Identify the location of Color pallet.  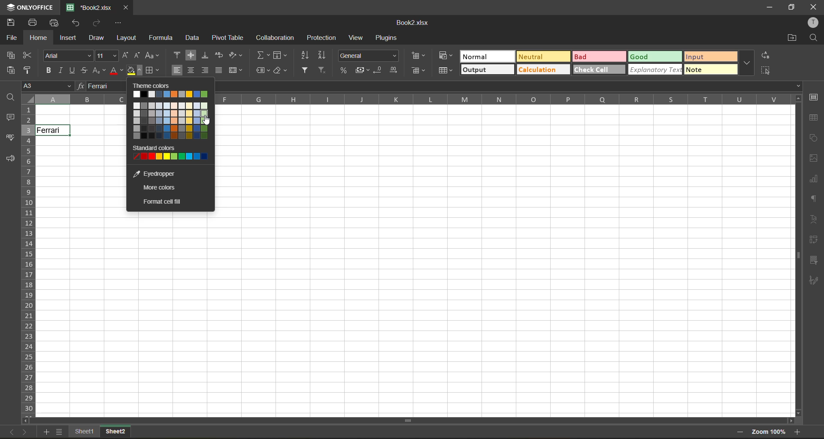
(172, 94).